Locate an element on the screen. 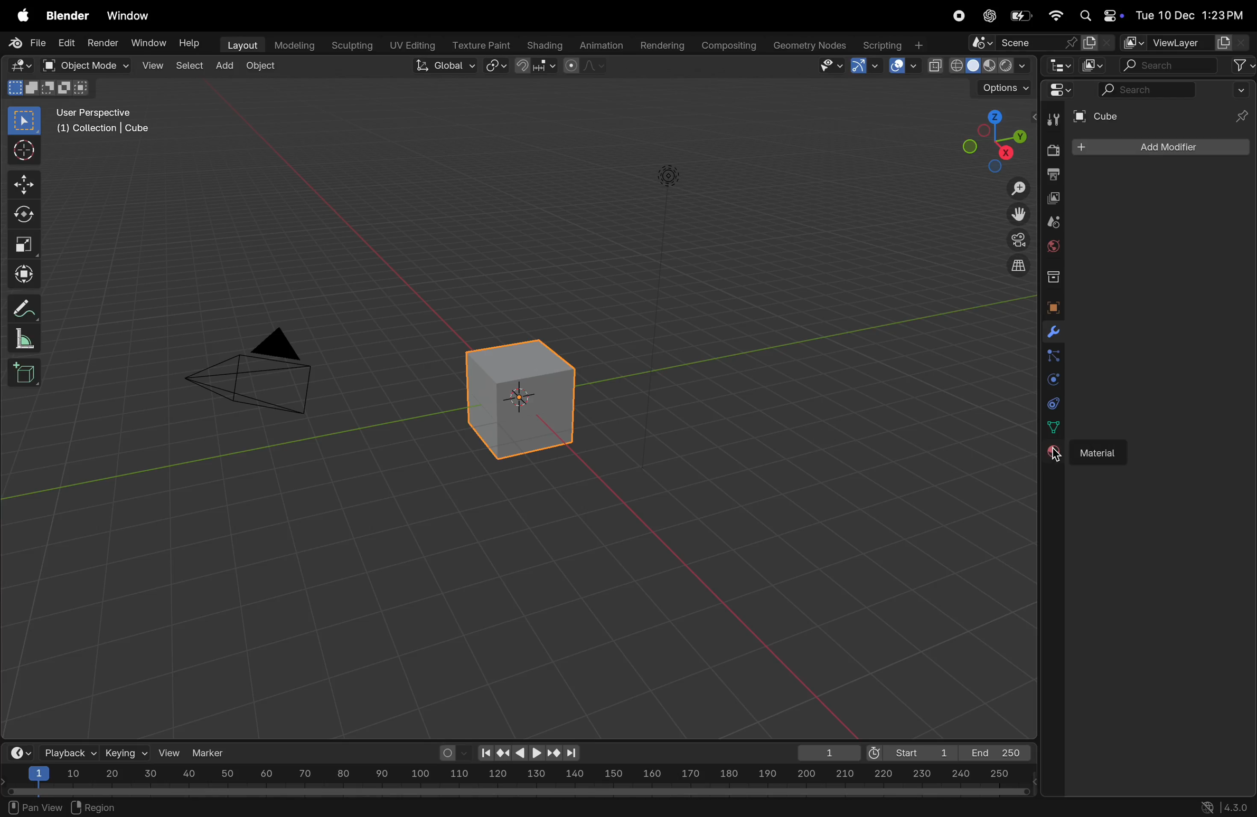 This screenshot has width=1257, height=817. Uv editing is located at coordinates (409, 43).